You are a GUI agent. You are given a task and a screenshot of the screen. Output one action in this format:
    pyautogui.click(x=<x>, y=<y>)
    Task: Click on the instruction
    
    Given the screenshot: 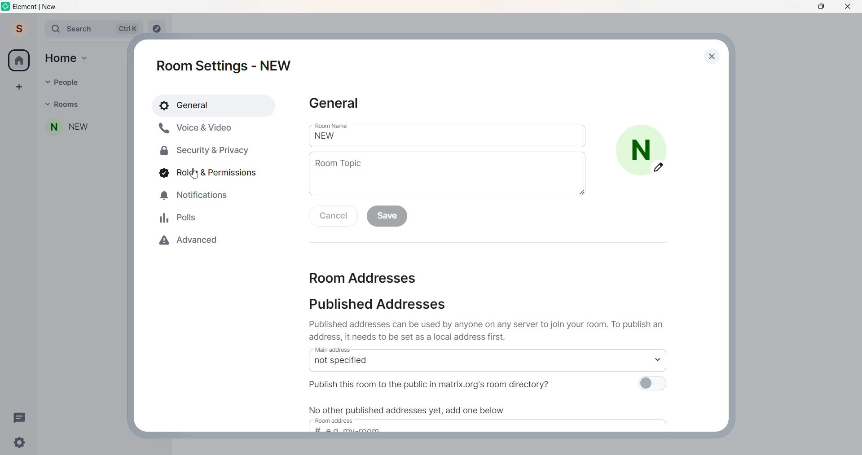 What is the action you would take?
    pyautogui.click(x=490, y=330)
    